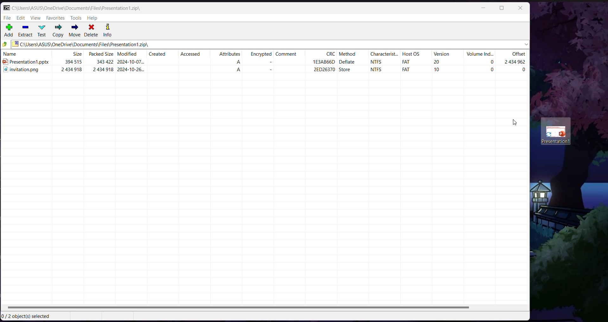  I want to click on FAT, so click(404, 70).